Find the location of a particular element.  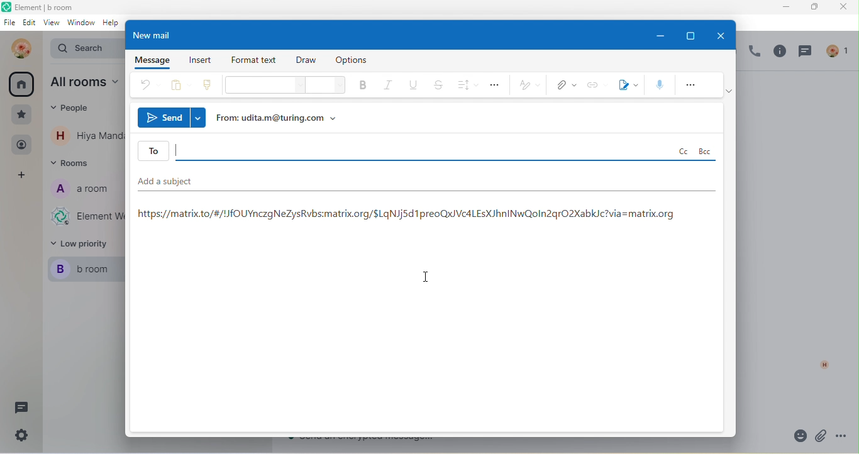

new mail is located at coordinates (158, 35).